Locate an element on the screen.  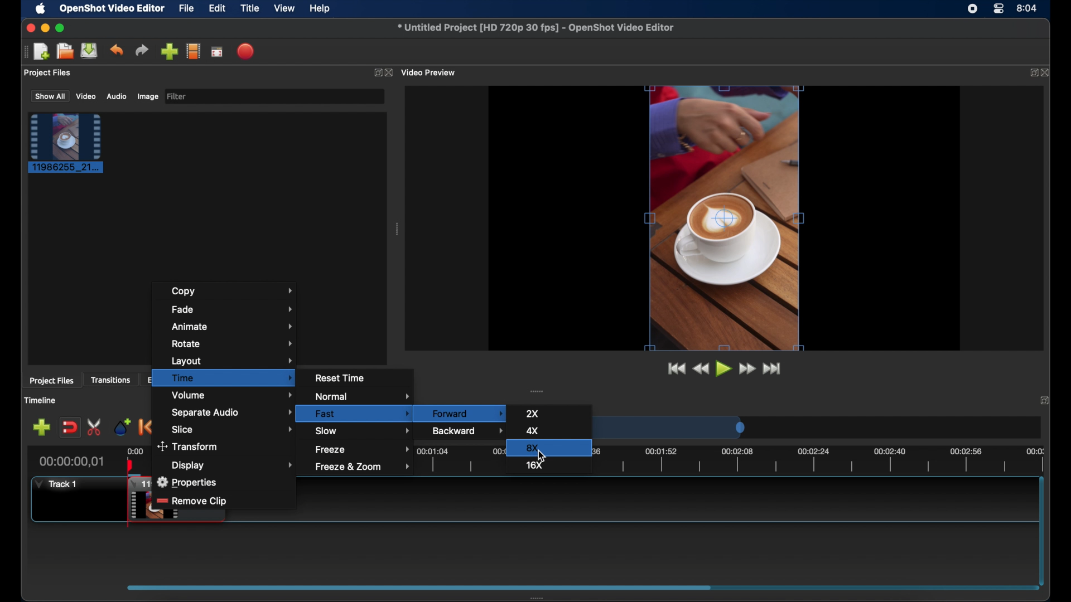
freezemneu is located at coordinates (365, 449).